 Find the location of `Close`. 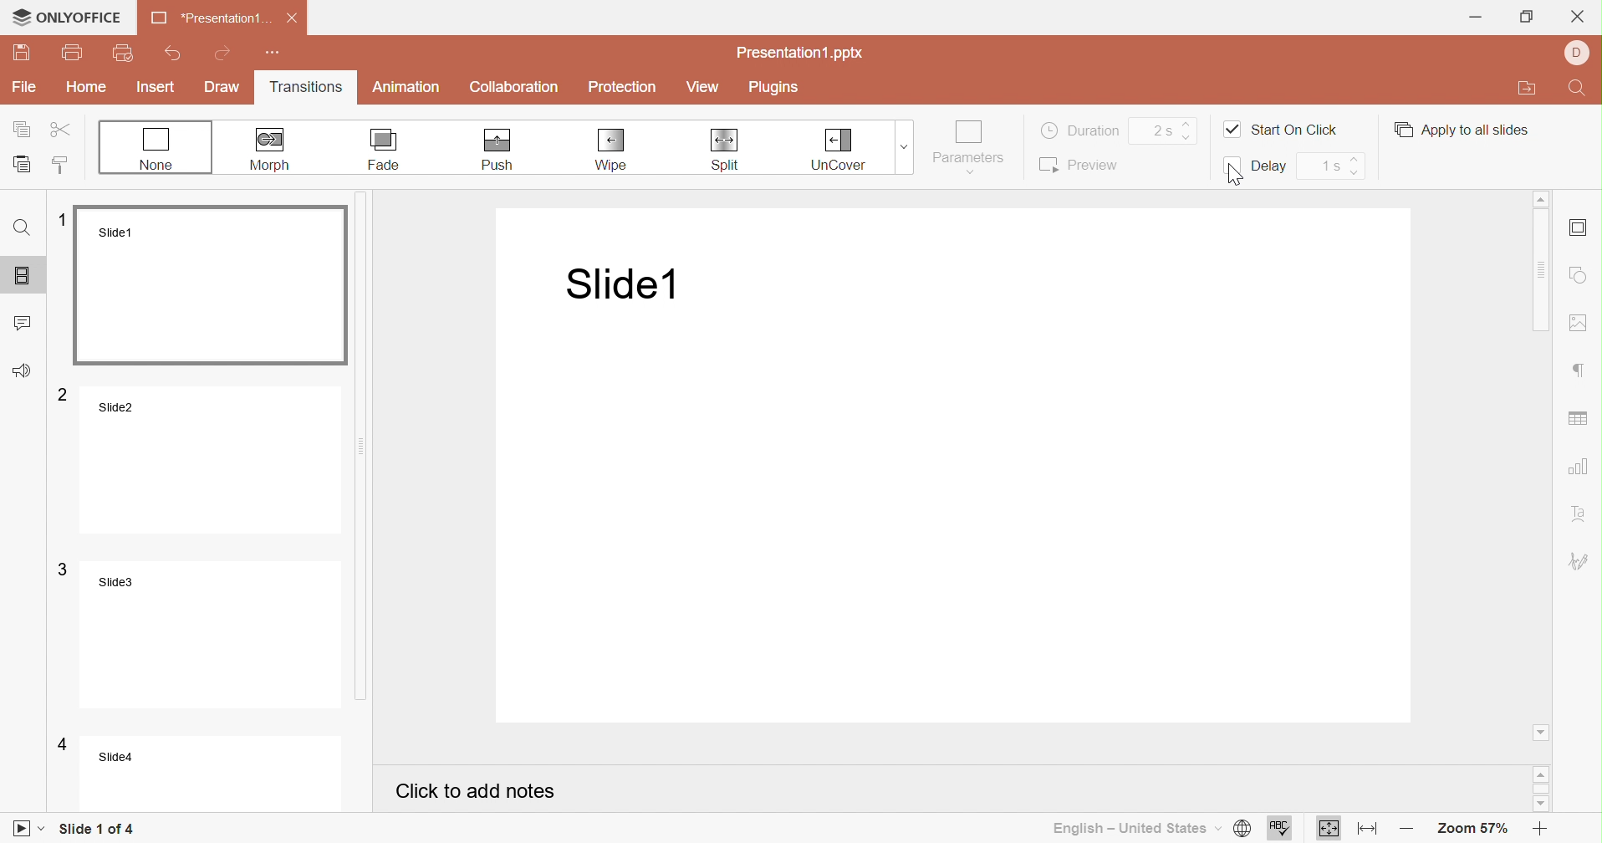

Close is located at coordinates (293, 18).